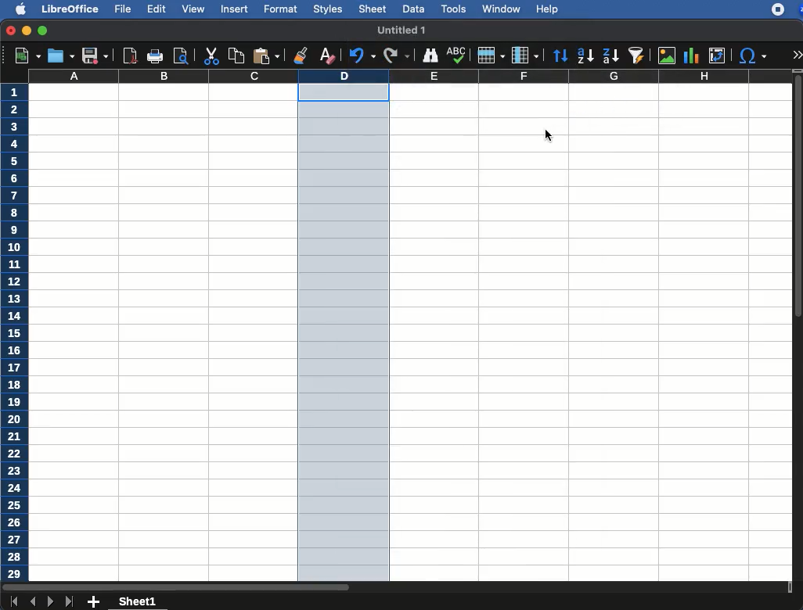  I want to click on special character, so click(753, 57).